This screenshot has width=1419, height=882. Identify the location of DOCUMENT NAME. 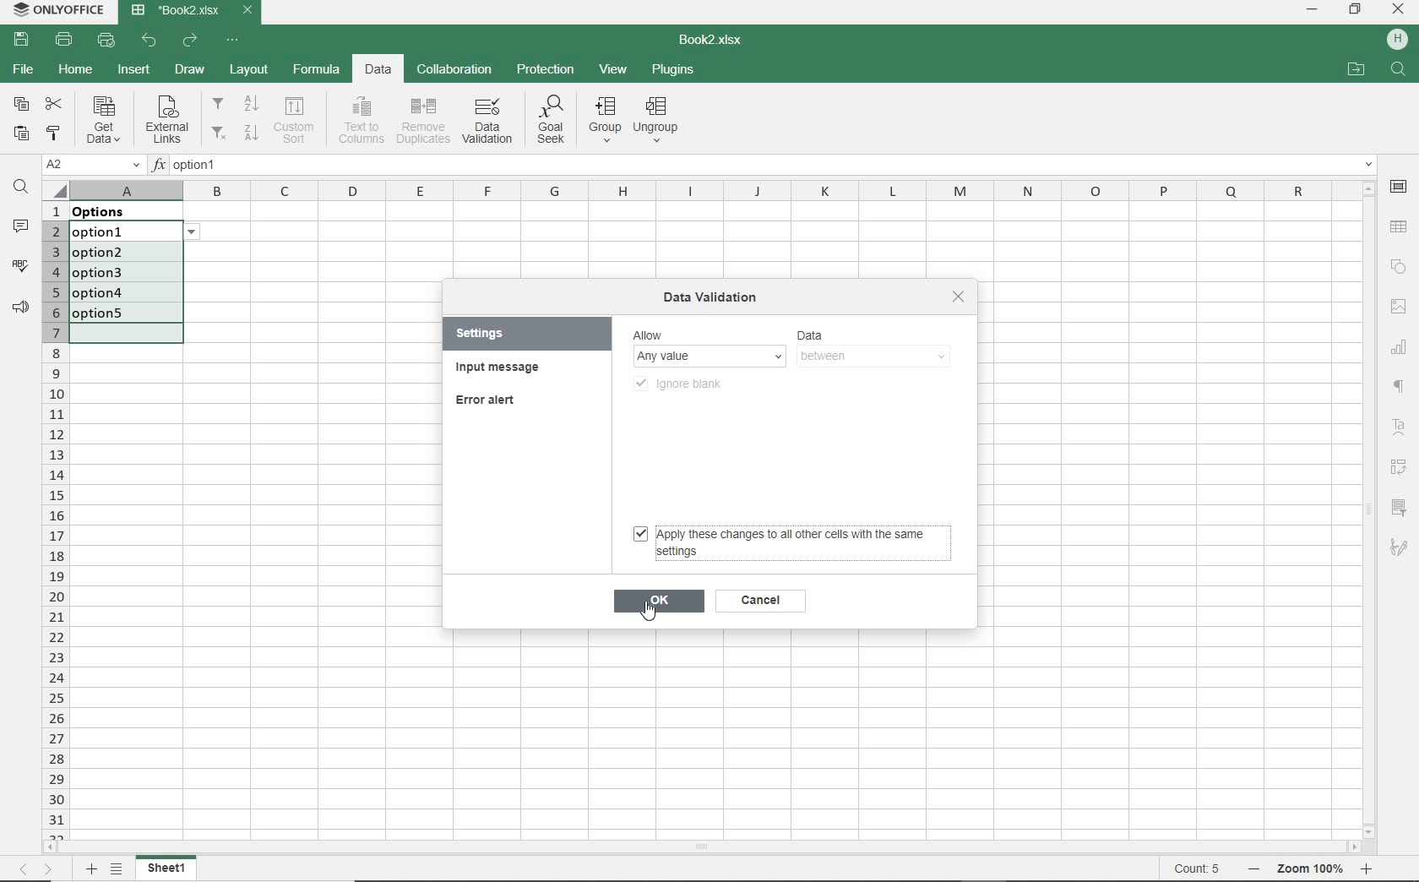
(193, 10).